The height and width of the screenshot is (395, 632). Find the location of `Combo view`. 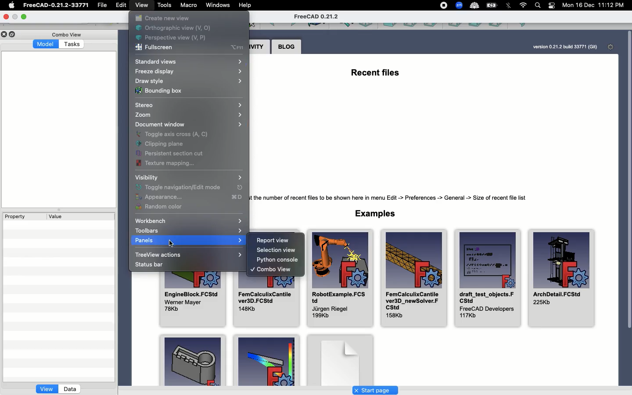

Combo view is located at coordinates (67, 34).